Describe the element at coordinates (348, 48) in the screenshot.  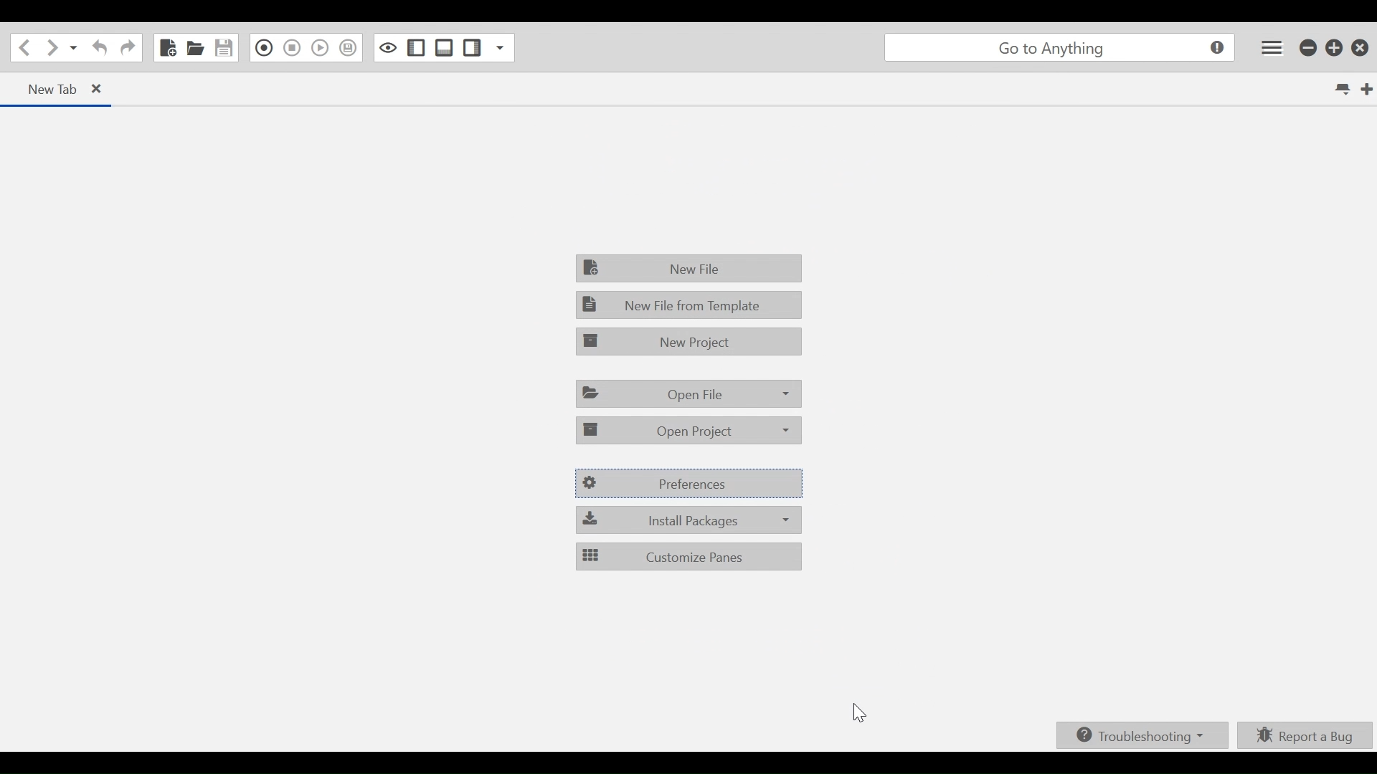
I see `Stop Recording in Macro` at that location.